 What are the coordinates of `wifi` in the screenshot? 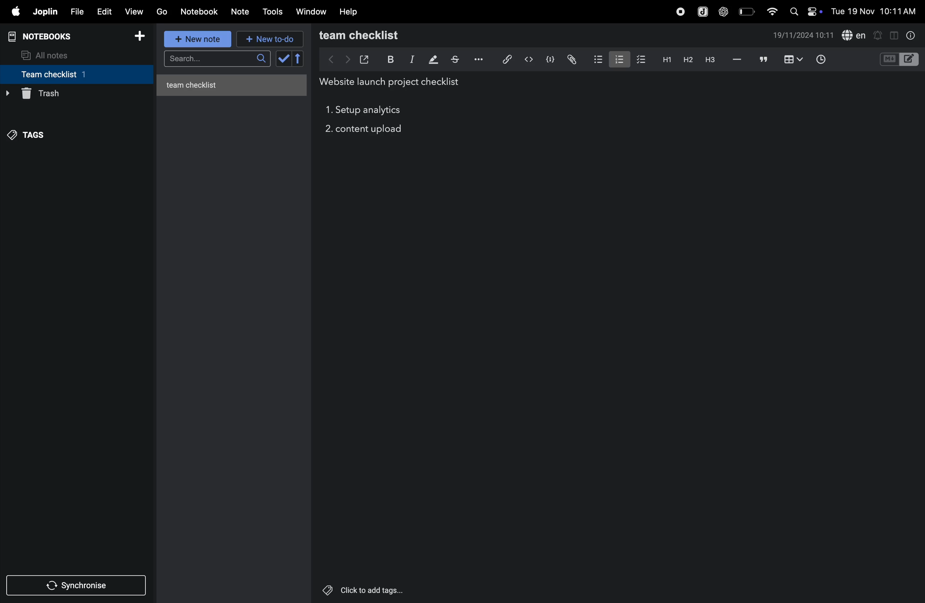 It's located at (770, 11).